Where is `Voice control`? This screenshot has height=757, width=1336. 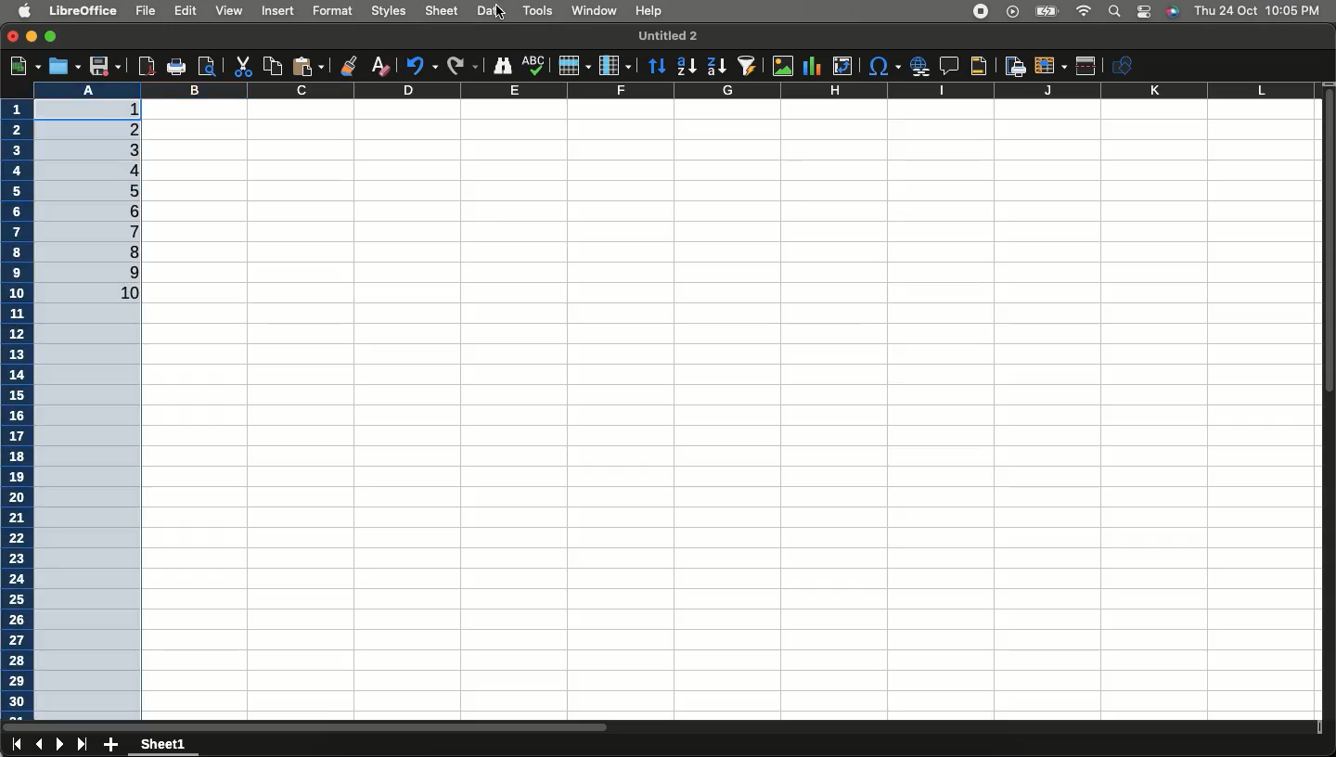 Voice control is located at coordinates (1172, 12).